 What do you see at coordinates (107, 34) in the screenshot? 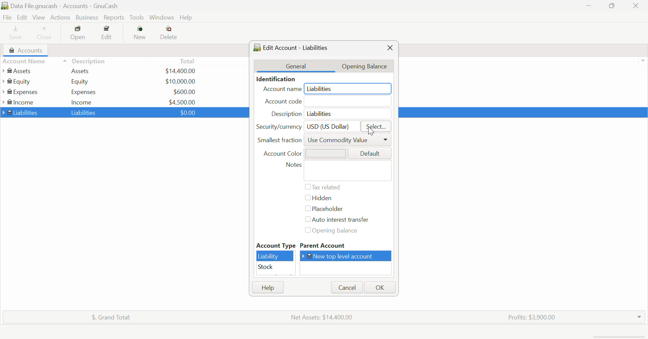
I see `Edit` at bounding box center [107, 34].